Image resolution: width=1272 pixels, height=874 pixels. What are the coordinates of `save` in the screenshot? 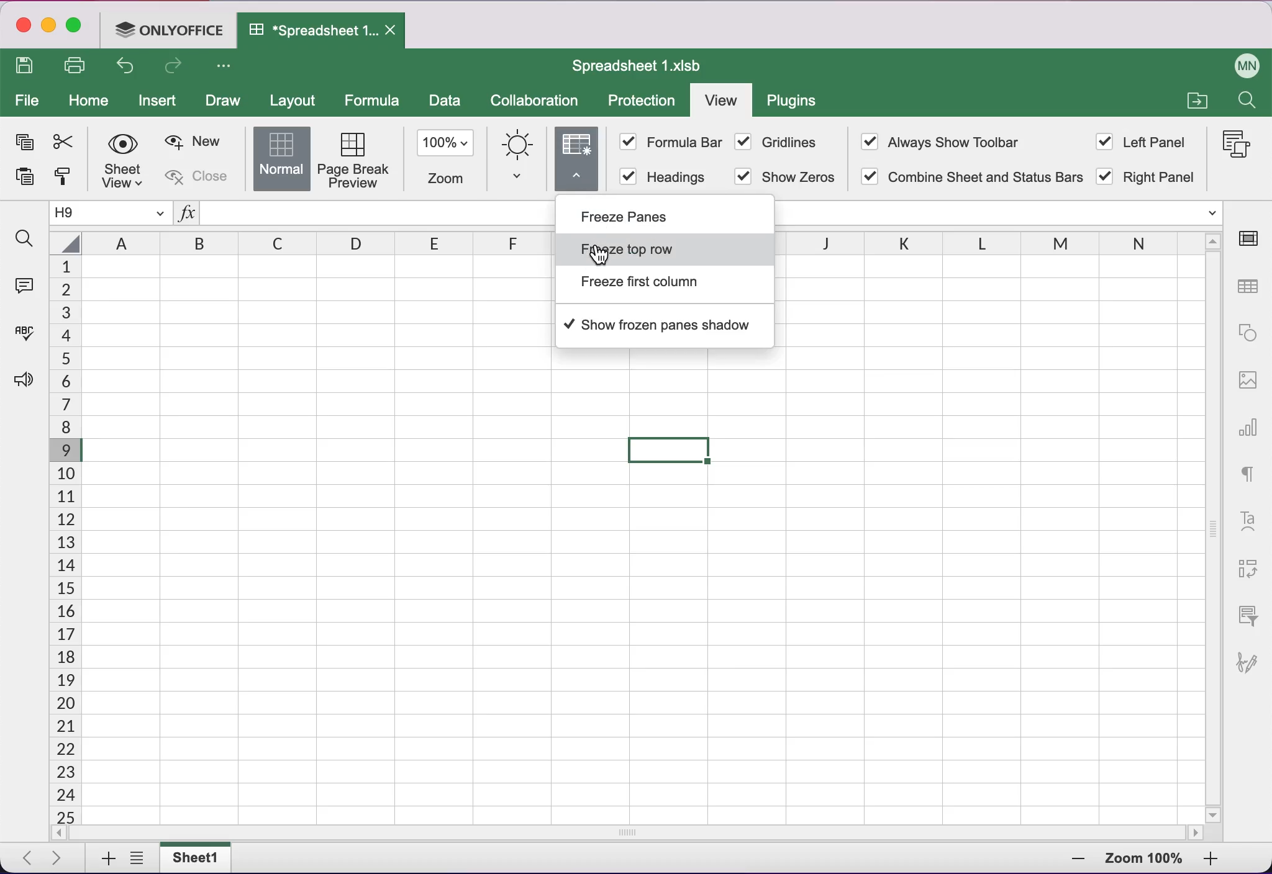 It's located at (28, 66).